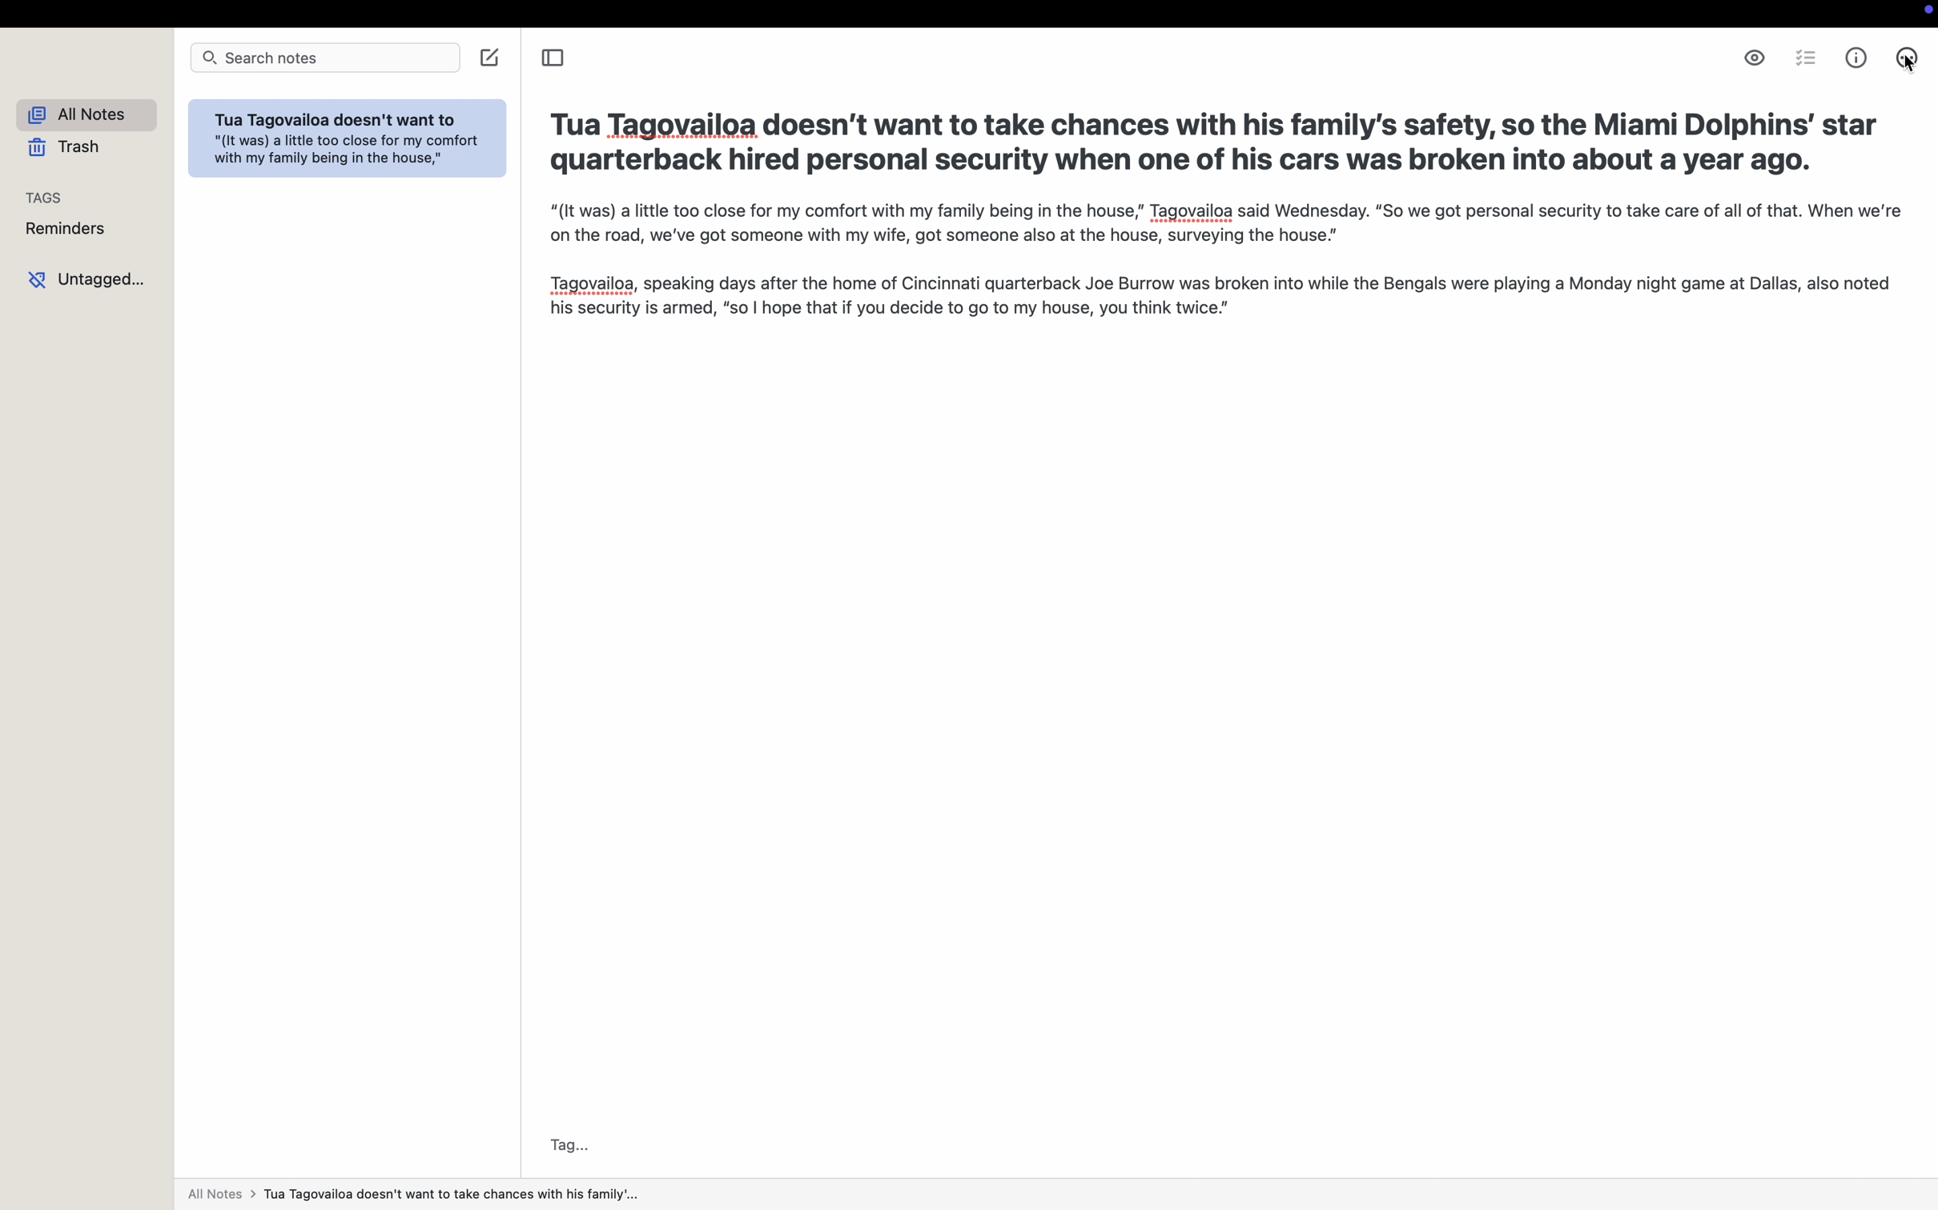 This screenshot has width=1938, height=1210. I want to click on untagged, so click(86, 278).